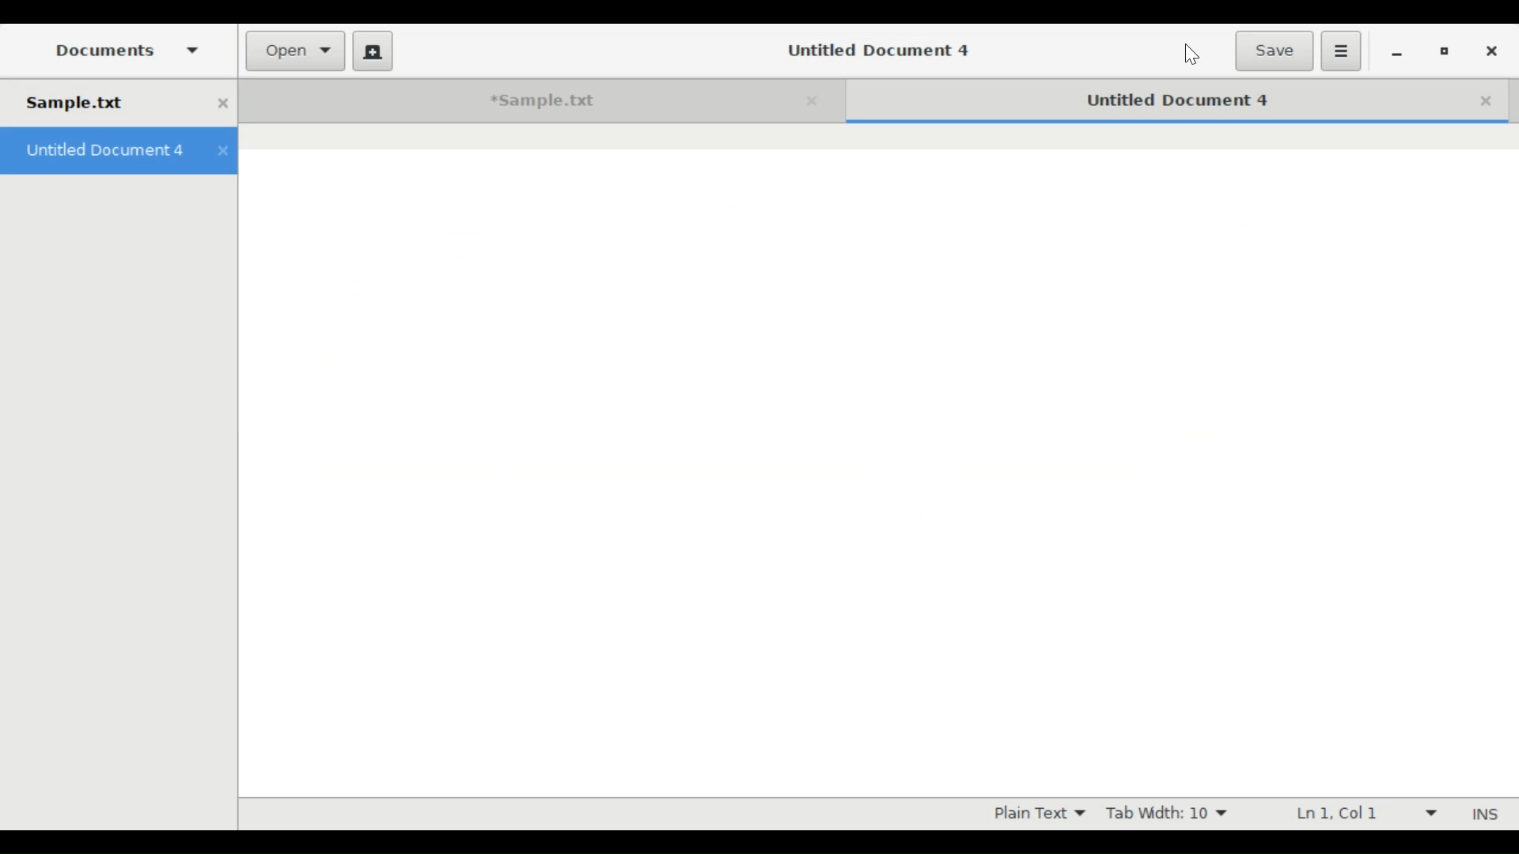 The width and height of the screenshot is (1519, 854). I want to click on Untitled Document 4, so click(877, 51).